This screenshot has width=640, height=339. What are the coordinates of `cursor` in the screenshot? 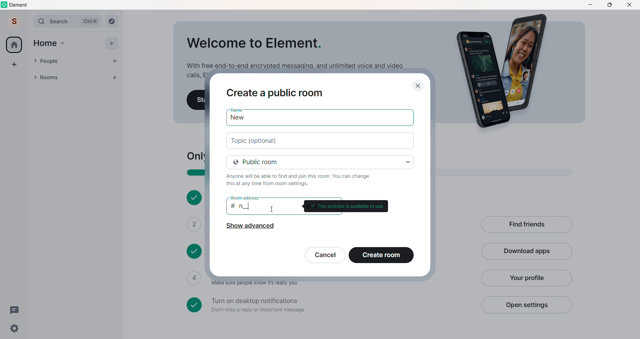 It's located at (273, 209).